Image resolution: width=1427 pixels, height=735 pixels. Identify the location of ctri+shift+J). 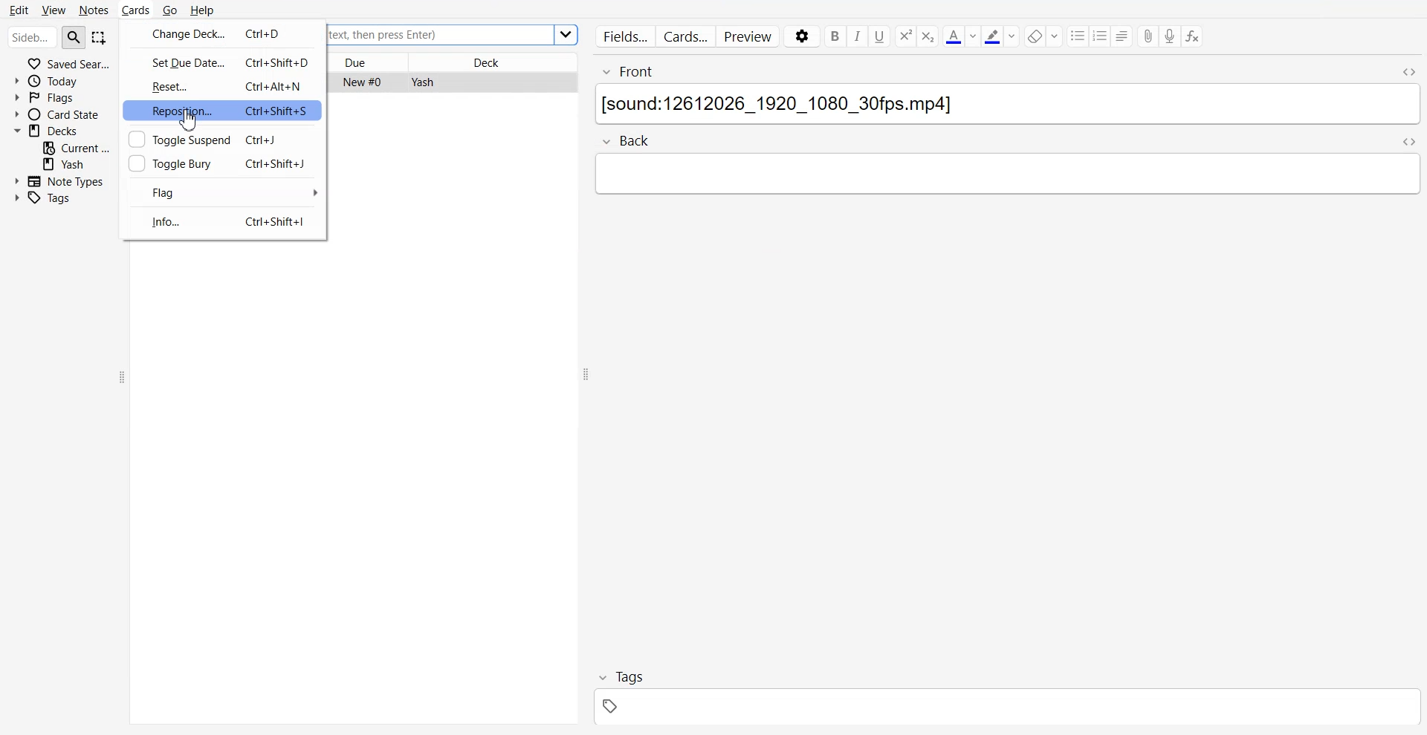
(277, 164).